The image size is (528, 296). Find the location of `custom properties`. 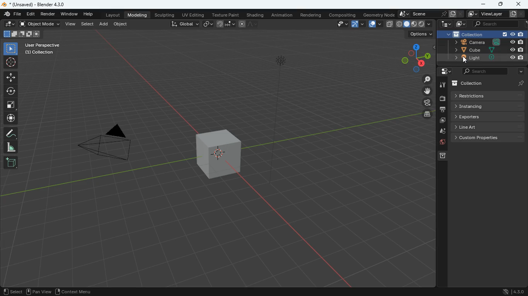

custom properties is located at coordinates (488, 138).